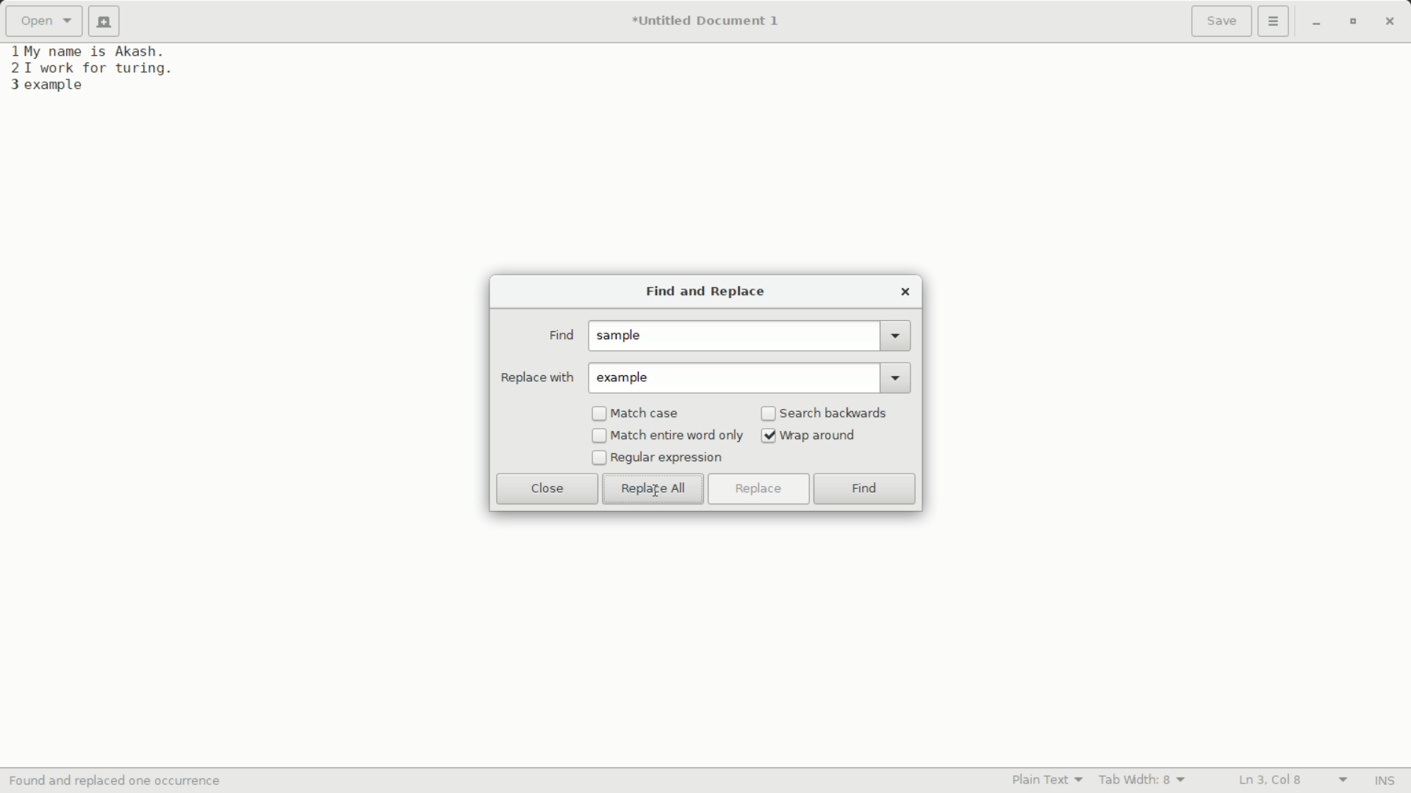 Image resolution: width=1411 pixels, height=793 pixels. Describe the element at coordinates (1290, 781) in the screenshot. I see `lines and columns` at that location.